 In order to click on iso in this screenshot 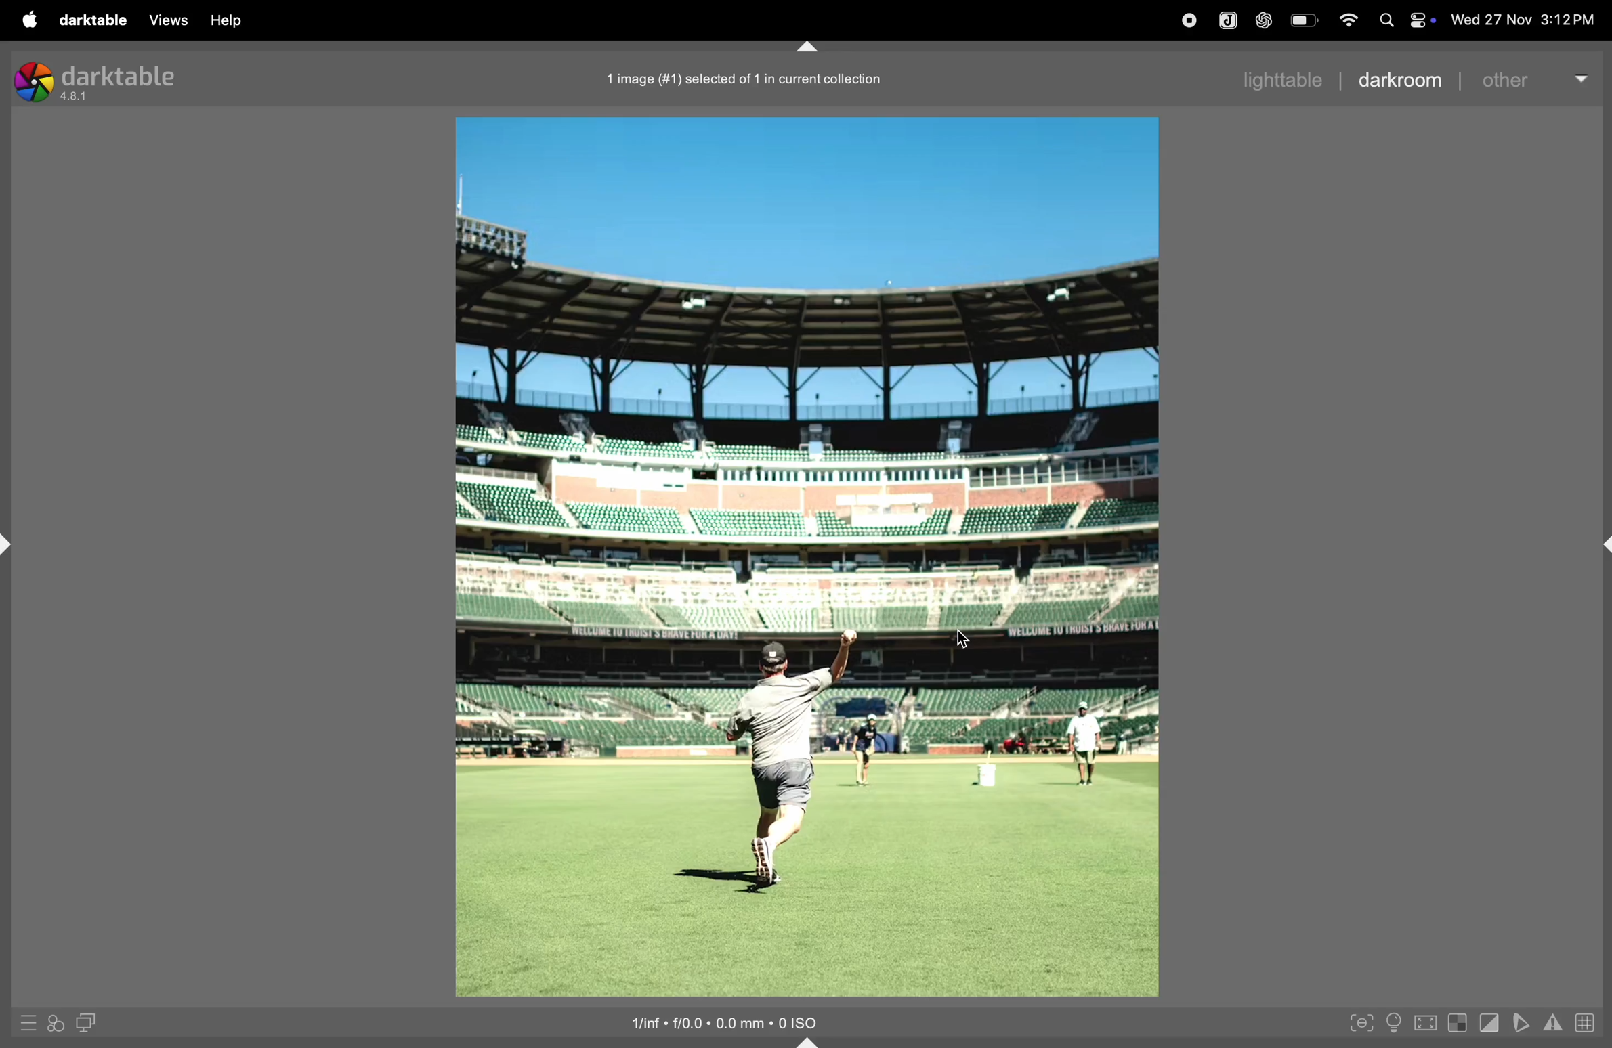, I will do `click(733, 1022)`.